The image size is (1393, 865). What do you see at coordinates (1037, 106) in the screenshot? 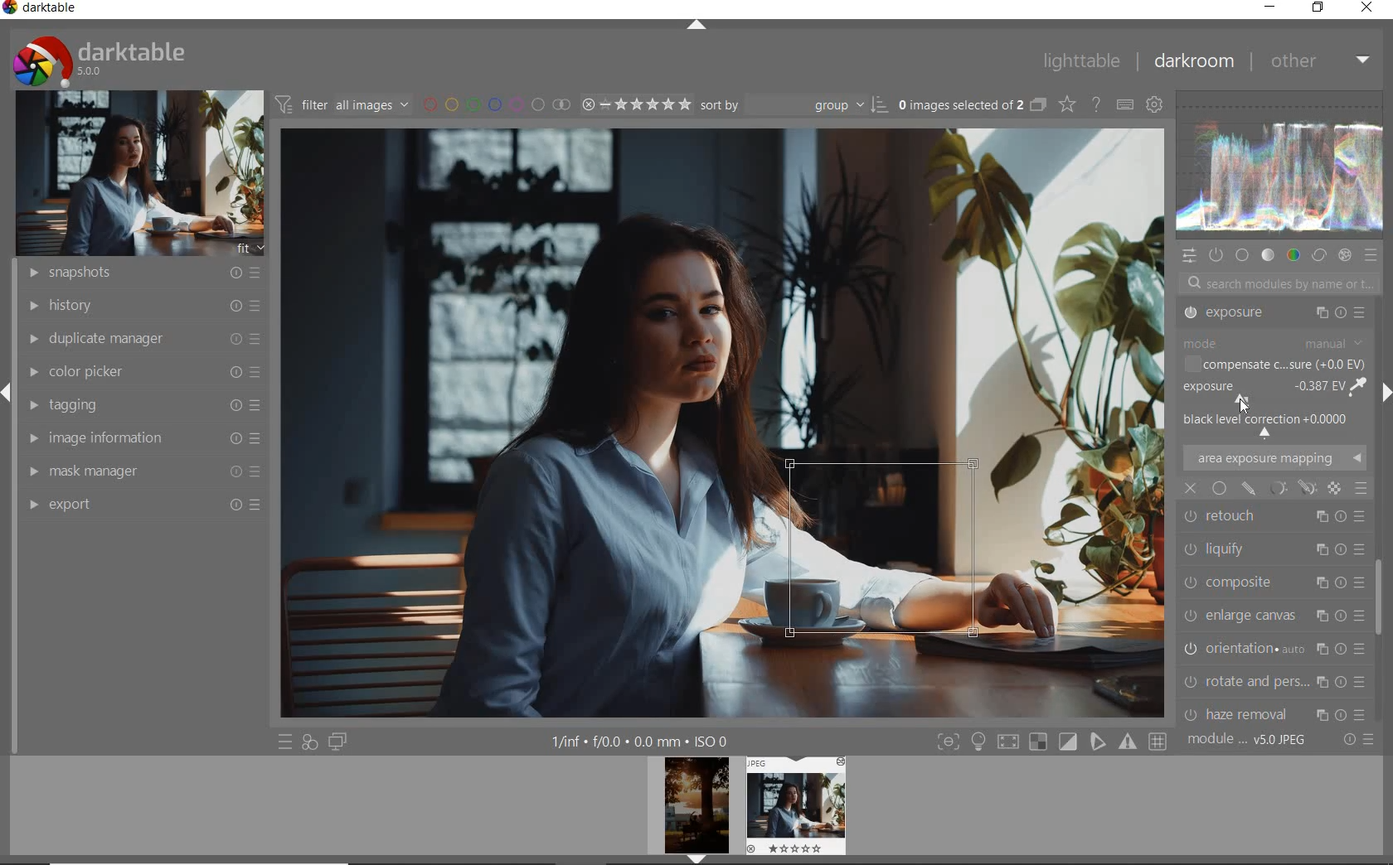
I see `COLLAPSE GROUPED IMAGE` at bounding box center [1037, 106].